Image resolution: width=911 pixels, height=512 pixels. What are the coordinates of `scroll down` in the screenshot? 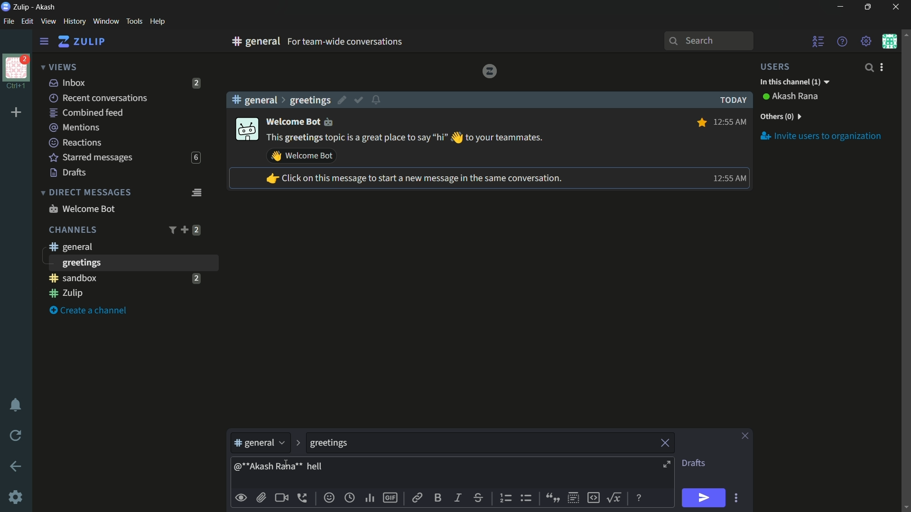 It's located at (905, 507).